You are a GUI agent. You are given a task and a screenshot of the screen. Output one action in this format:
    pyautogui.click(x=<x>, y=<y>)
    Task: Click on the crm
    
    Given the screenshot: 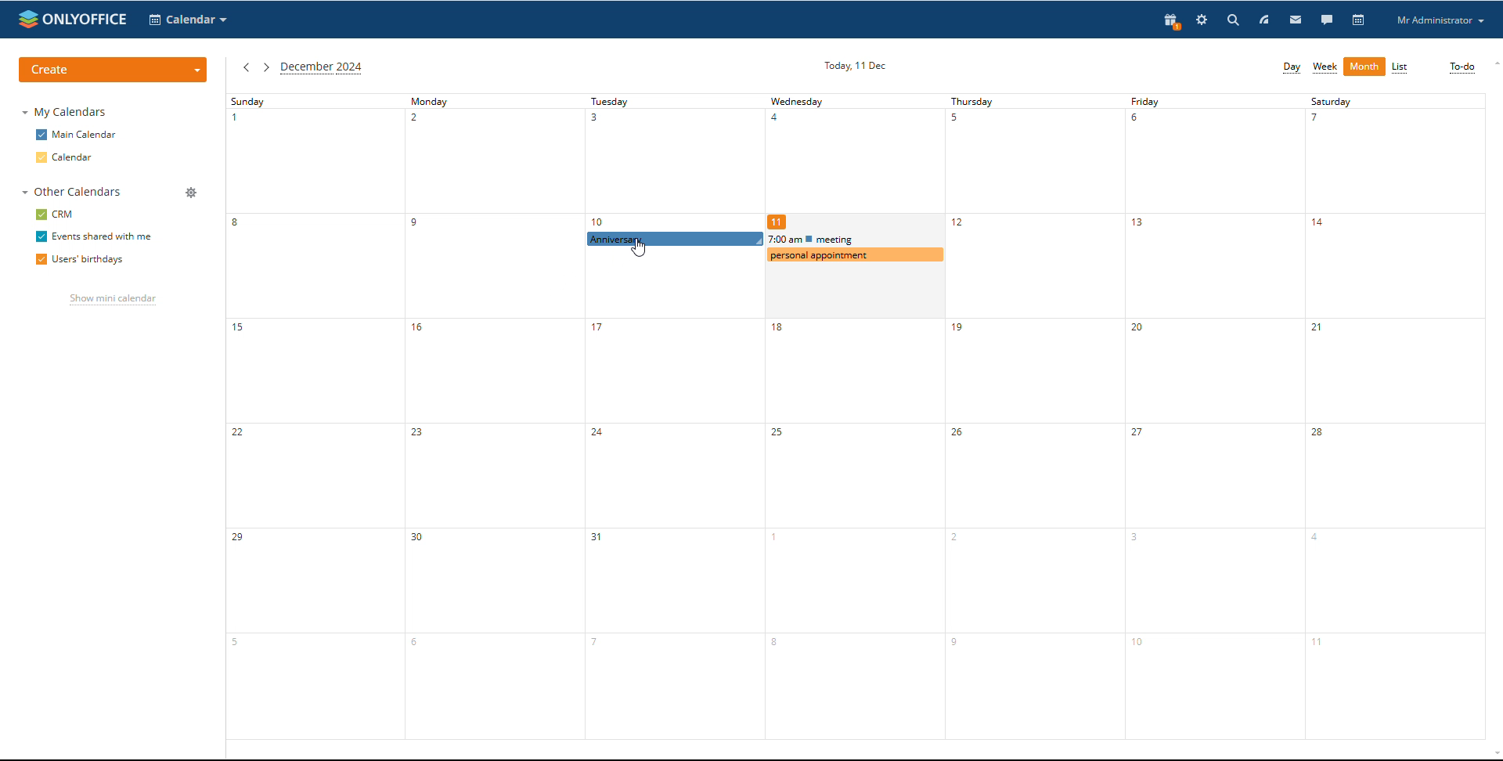 What is the action you would take?
    pyautogui.click(x=54, y=215)
    